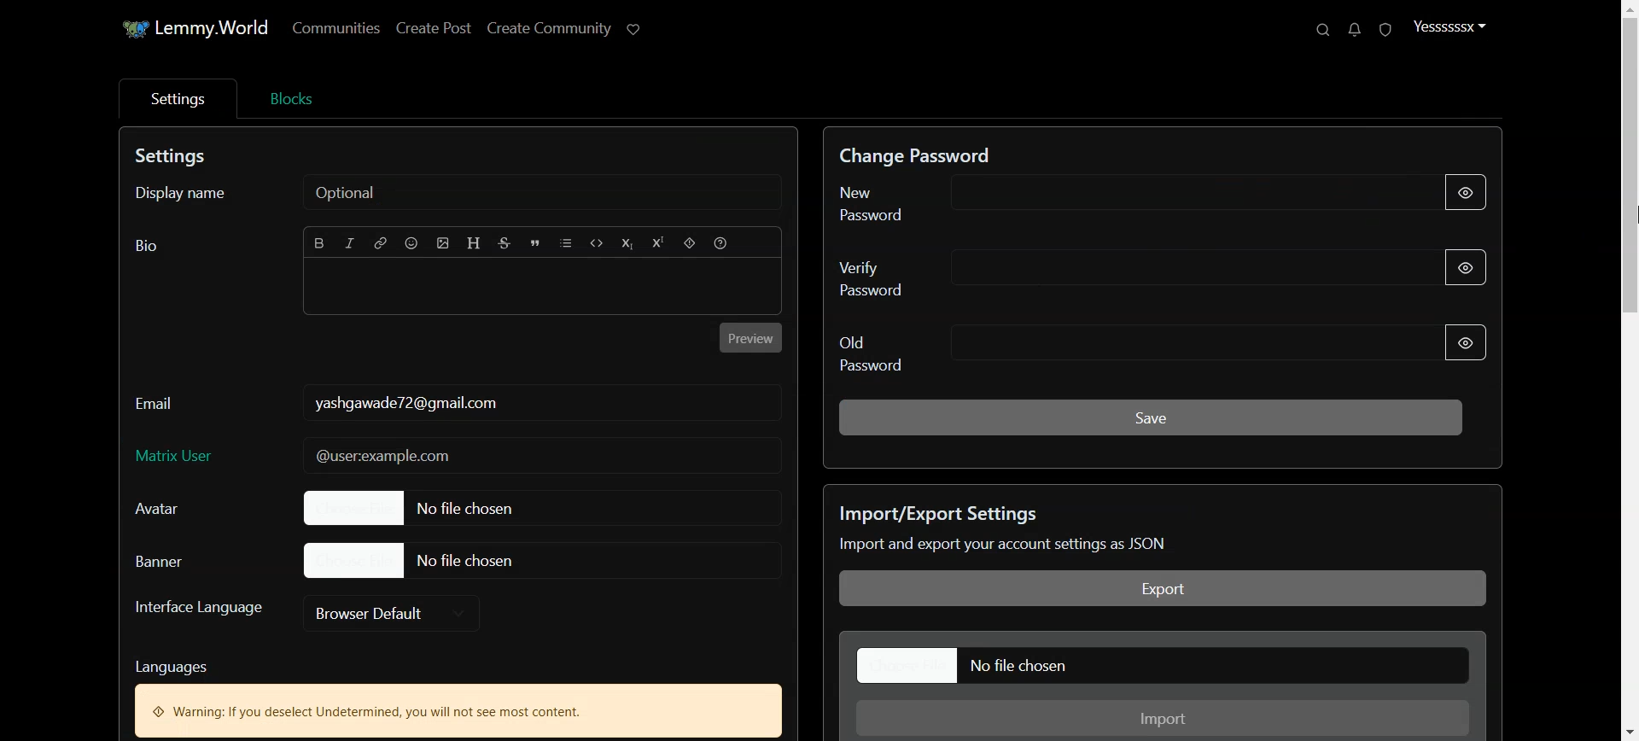  Describe the element at coordinates (1453, 28) in the screenshot. I see `Profile` at that location.